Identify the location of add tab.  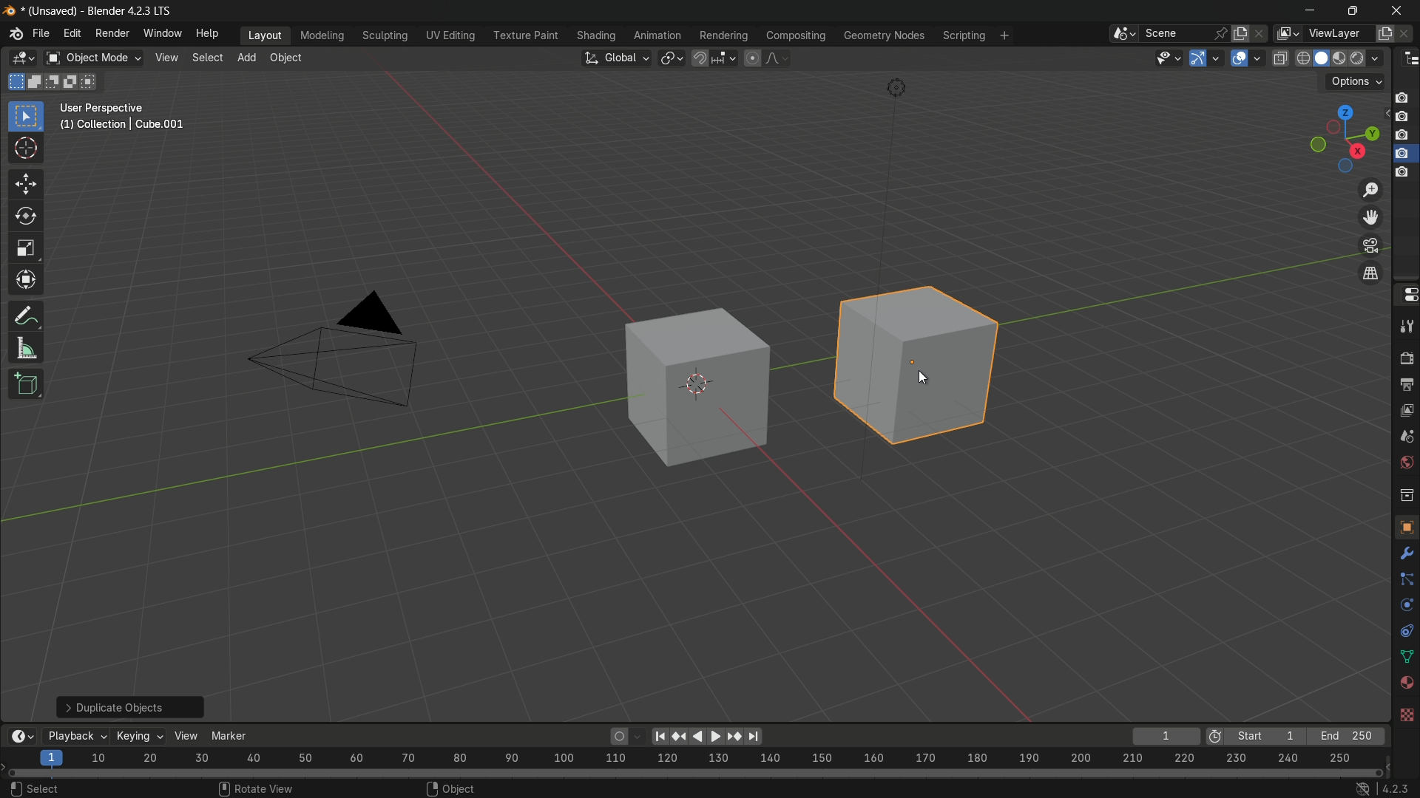
(249, 59).